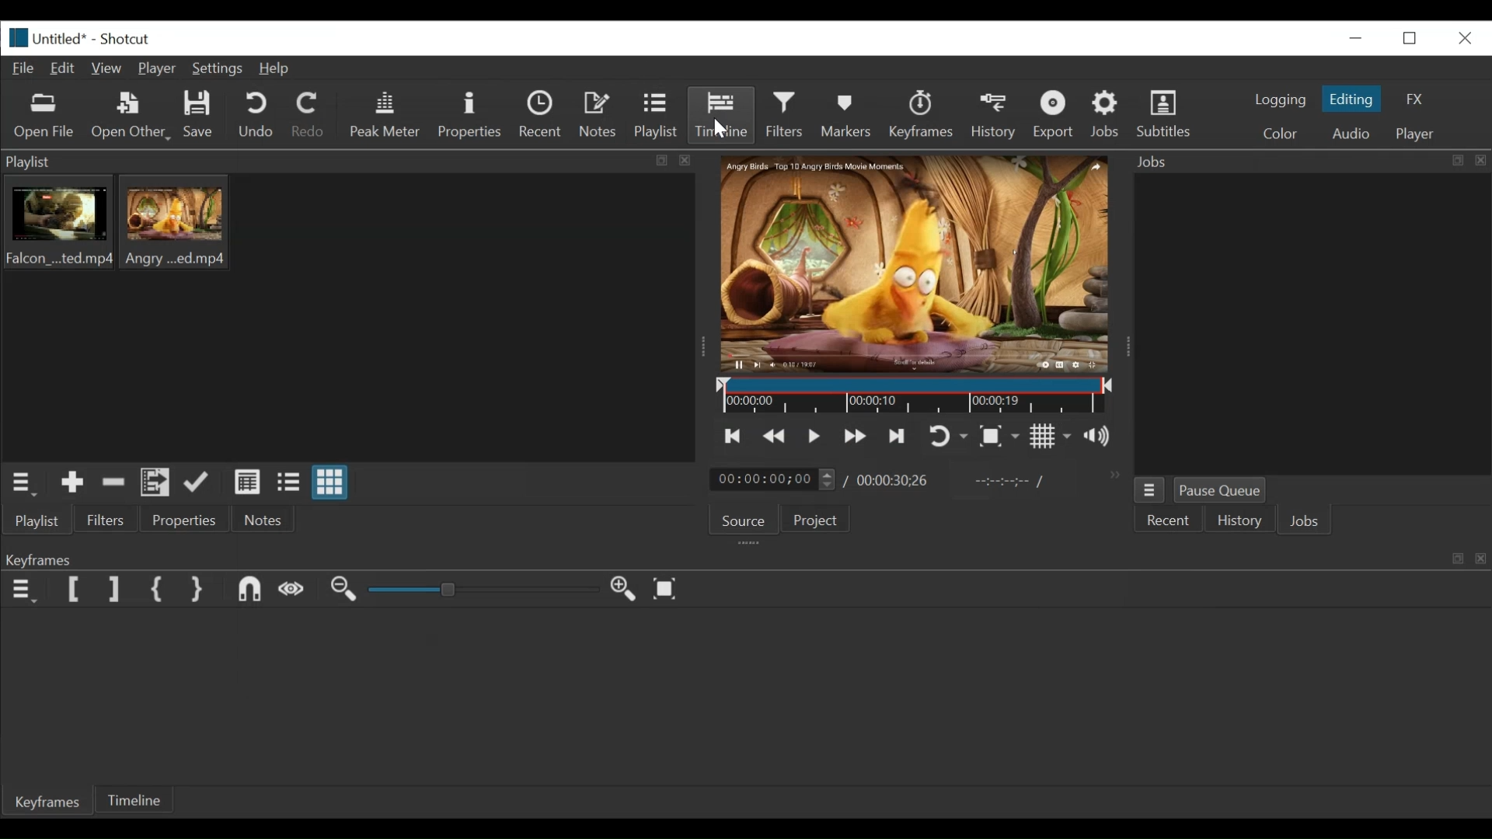  I want to click on Playlist, so click(657, 117).